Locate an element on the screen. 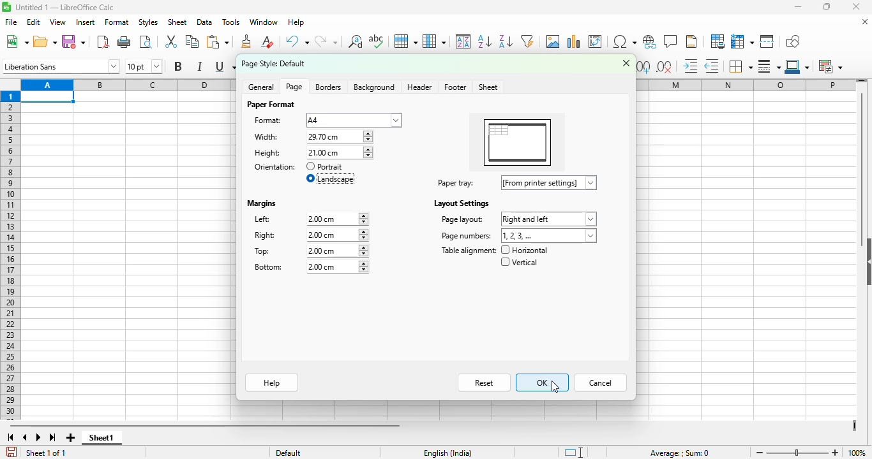 This screenshot has height=459, width=872. right:  is located at coordinates (266, 235).